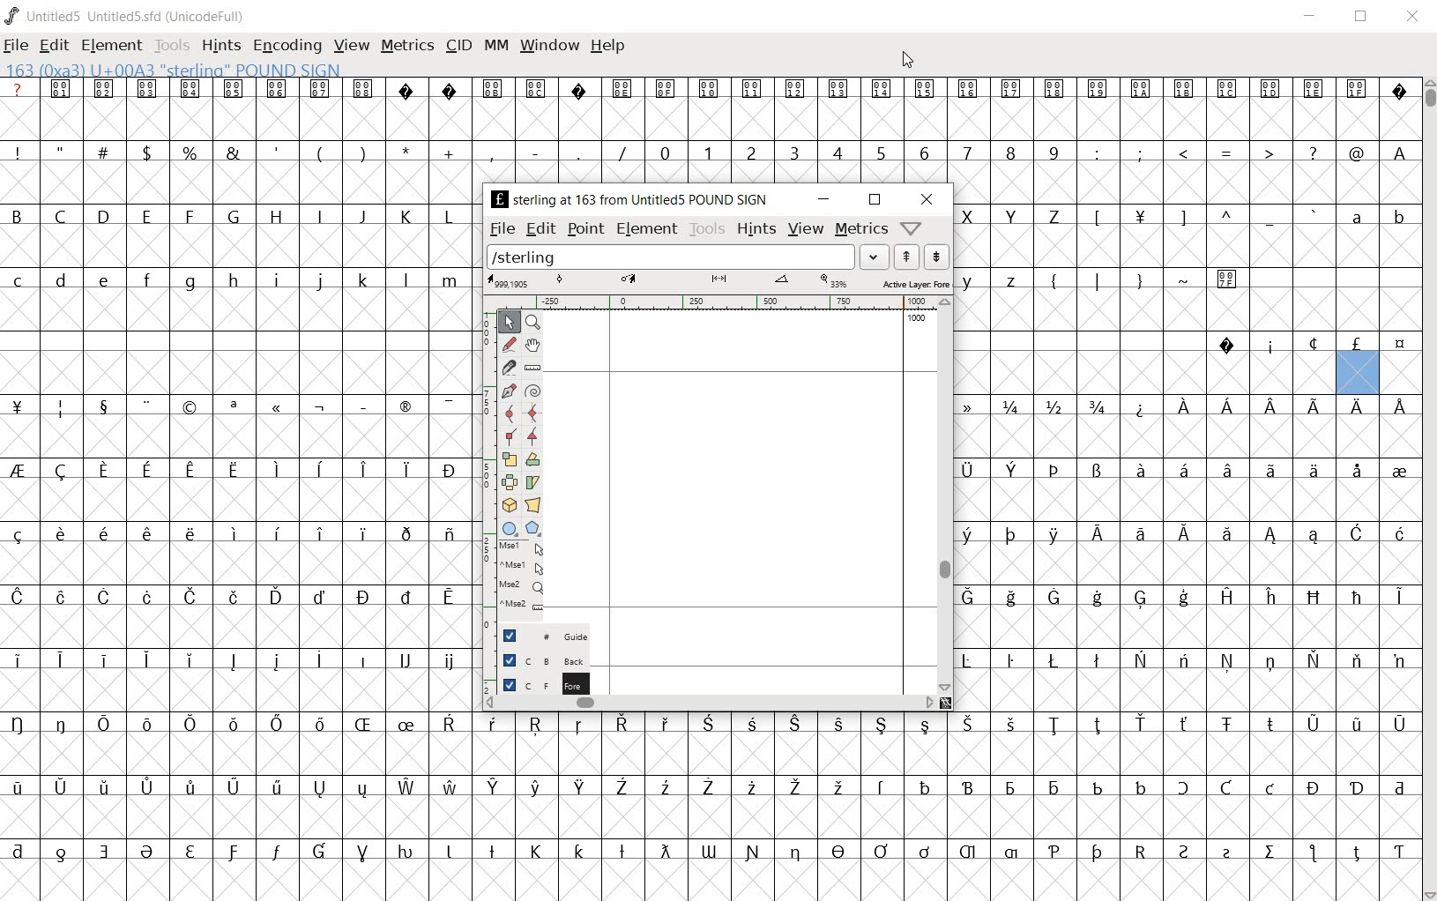 The image size is (1437, 901). What do you see at coordinates (190, 661) in the screenshot?
I see `Symbol` at bounding box center [190, 661].